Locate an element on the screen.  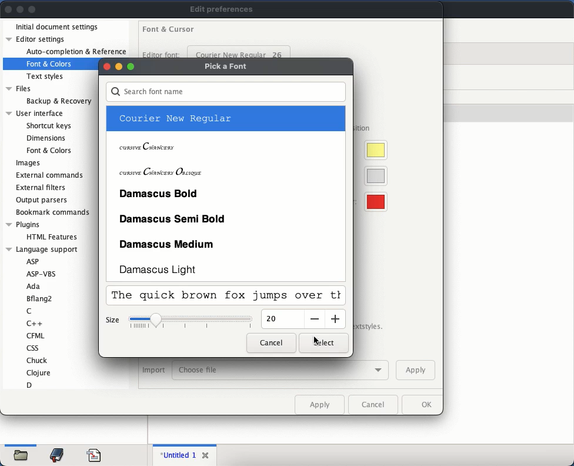
preview is located at coordinates (226, 297).